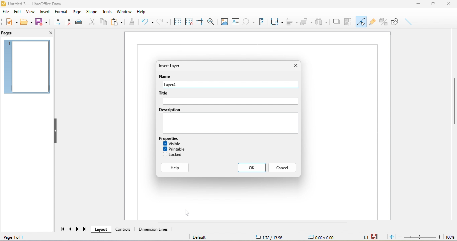 This screenshot has width=457, height=241. Describe the element at coordinates (211, 22) in the screenshot. I see `zoom and pan` at that location.